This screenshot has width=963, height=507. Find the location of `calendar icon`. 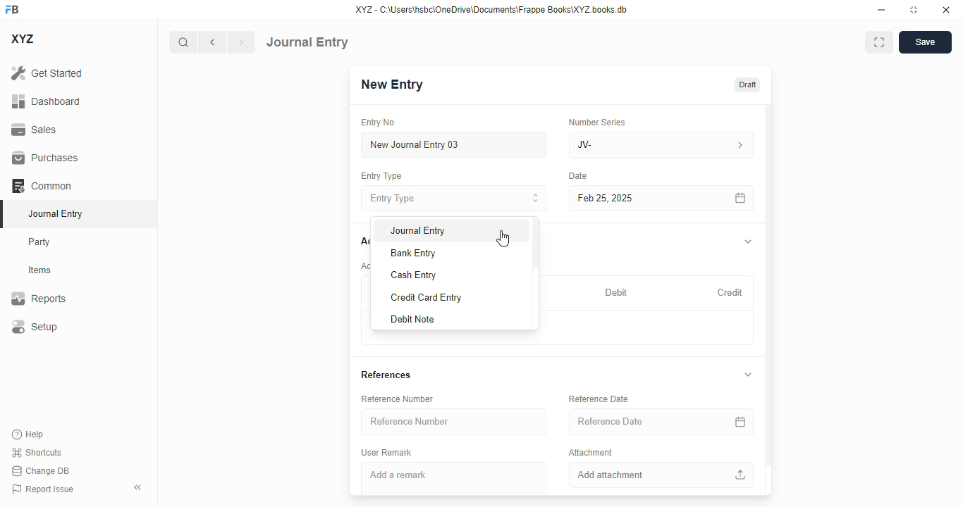

calendar icon is located at coordinates (741, 199).